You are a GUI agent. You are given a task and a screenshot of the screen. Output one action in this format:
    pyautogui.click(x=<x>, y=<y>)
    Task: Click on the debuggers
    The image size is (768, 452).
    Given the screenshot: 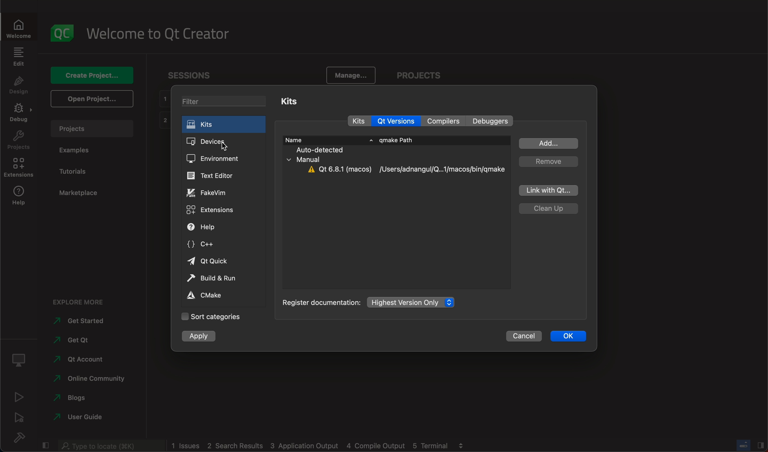 What is the action you would take?
    pyautogui.click(x=492, y=121)
    